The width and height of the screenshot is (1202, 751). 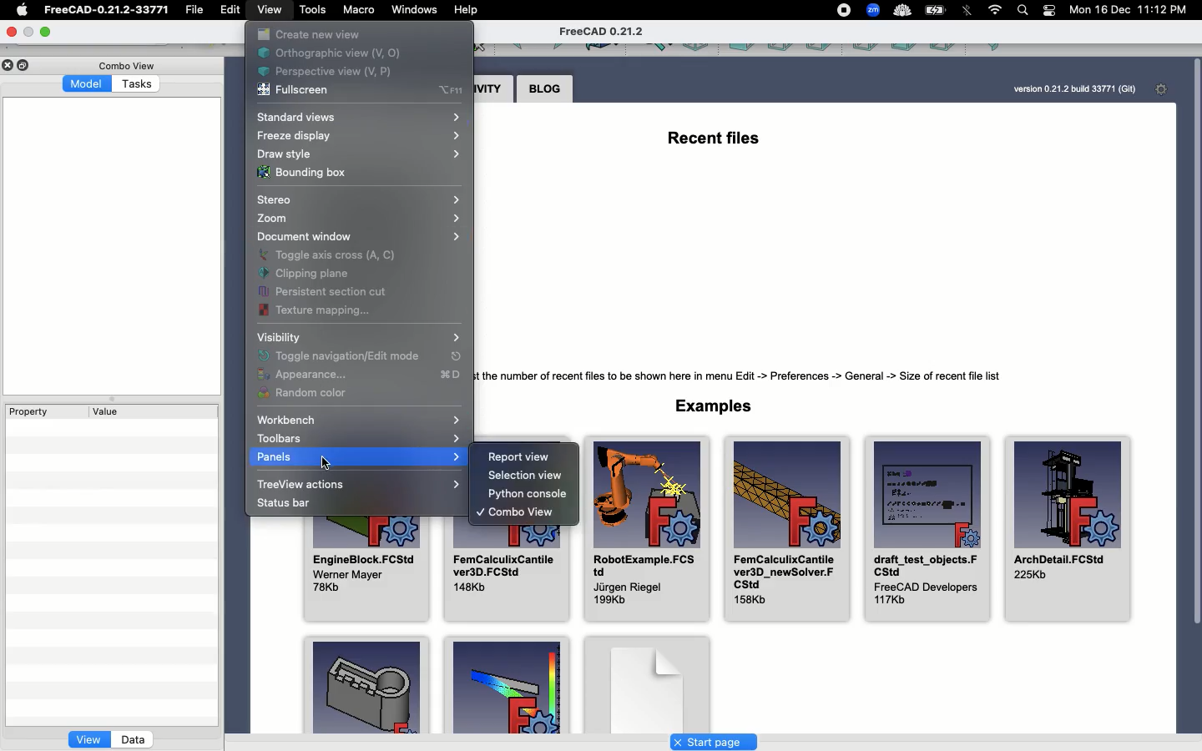 What do you see at coordinates (282, 504) in the screenshot?
I see `Status bar` at bounding box center [282, 504].